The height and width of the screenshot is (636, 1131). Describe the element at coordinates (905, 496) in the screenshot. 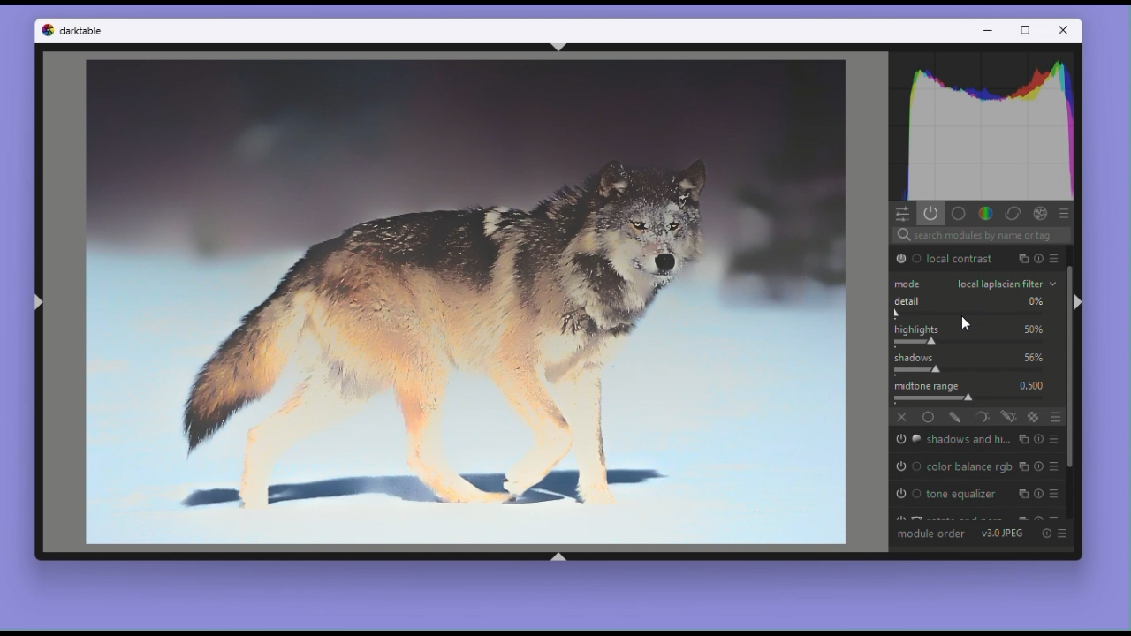

I see `'tone equalizer' is switched off` at that location.